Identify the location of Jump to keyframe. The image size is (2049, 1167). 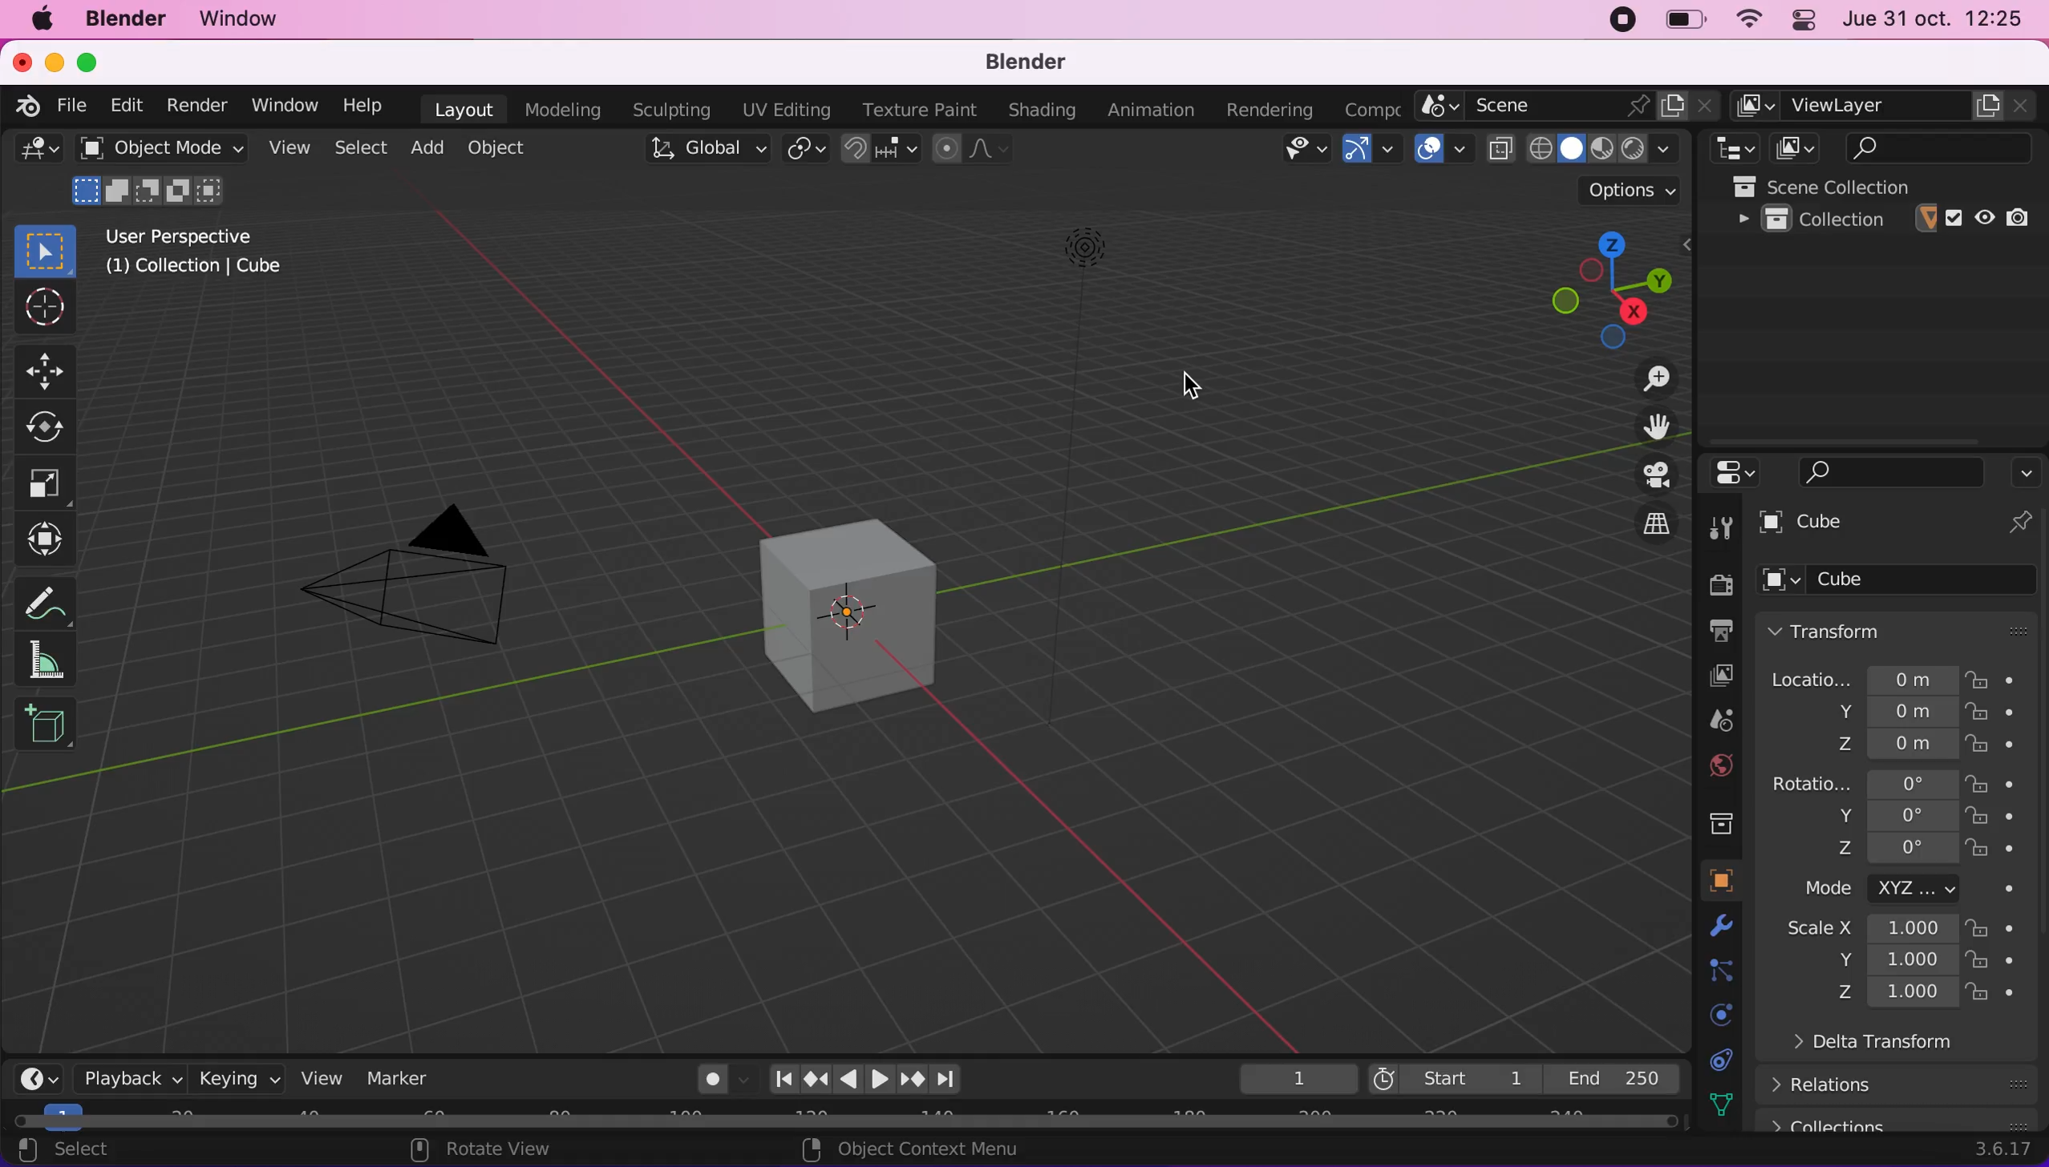
(913, 1080).